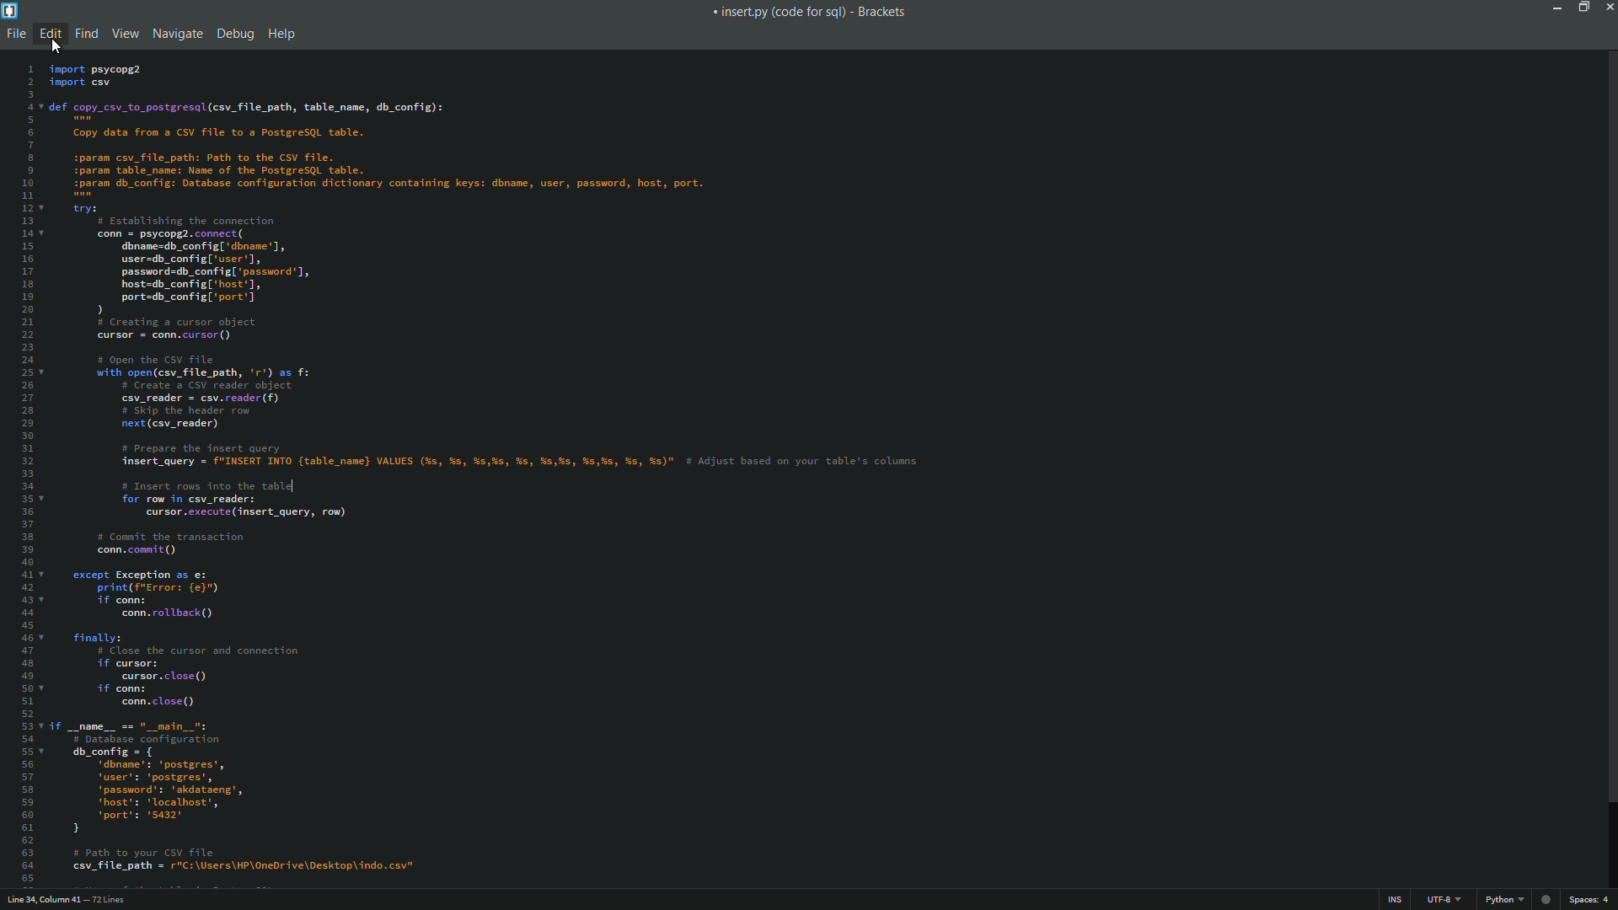  I want to click on edit menu, so click(50, 33).